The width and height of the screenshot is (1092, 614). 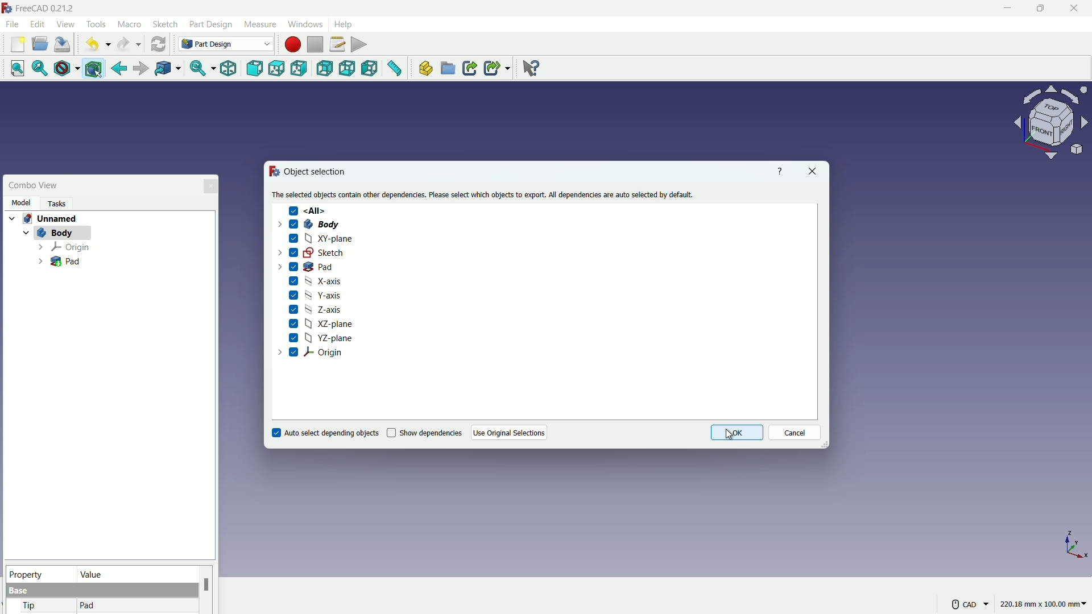 What do you see at coordinates (167, 69) in the screenshot?
I see `go to linked object` at bounding box center [167, 69].